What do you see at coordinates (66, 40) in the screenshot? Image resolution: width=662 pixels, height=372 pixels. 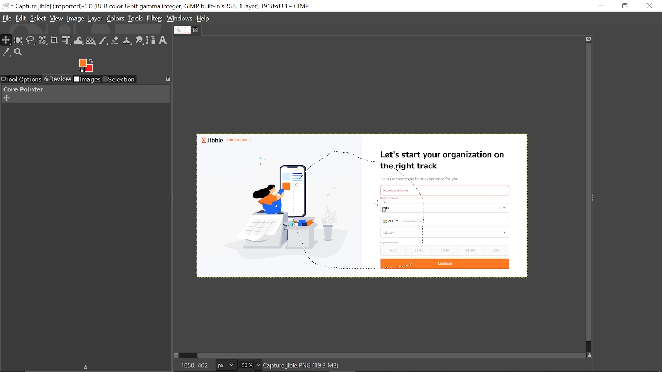 I see `Unified transform tool` at bounding box center [66, 40].